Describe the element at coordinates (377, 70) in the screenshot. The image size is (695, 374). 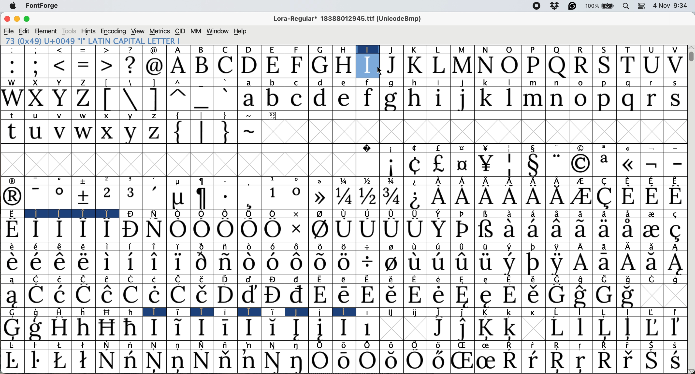
I see `cursor` at that location.